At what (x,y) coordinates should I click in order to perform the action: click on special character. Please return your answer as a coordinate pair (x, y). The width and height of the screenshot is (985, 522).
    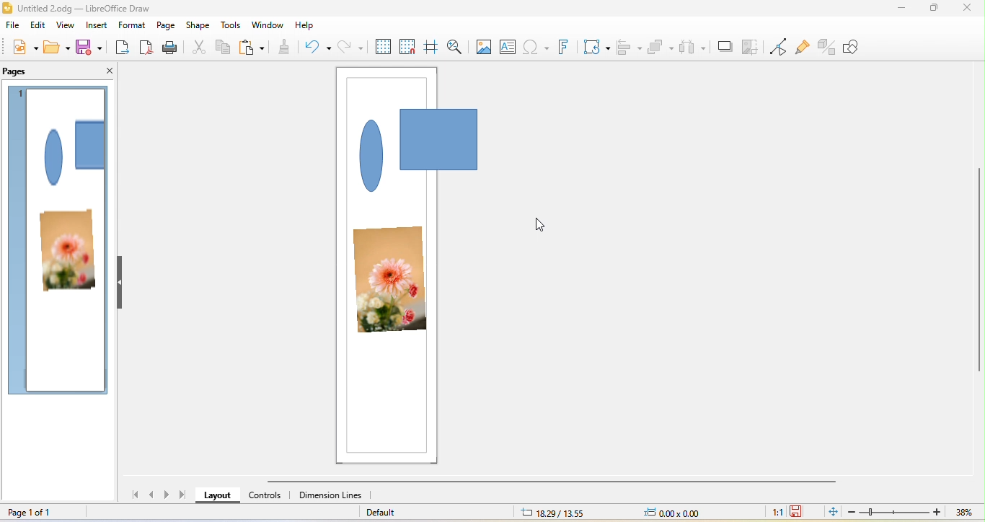
    Looking at the image, I should click on (537, 48).